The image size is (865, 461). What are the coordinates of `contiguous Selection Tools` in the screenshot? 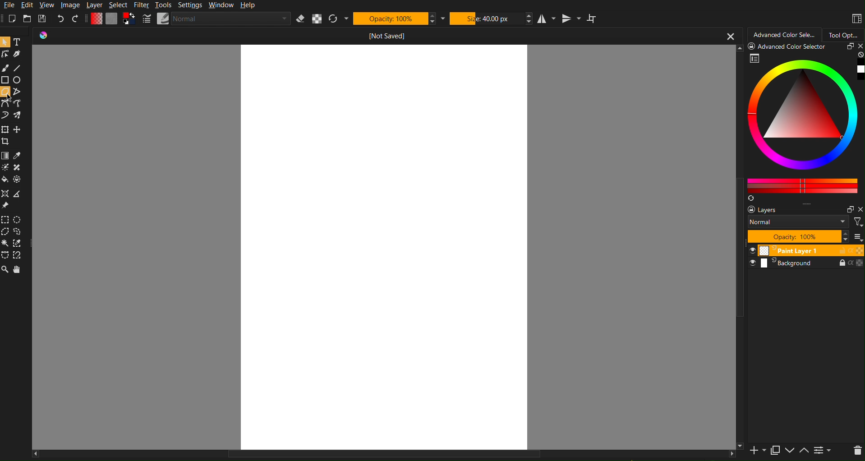 It's located at (5, 242).